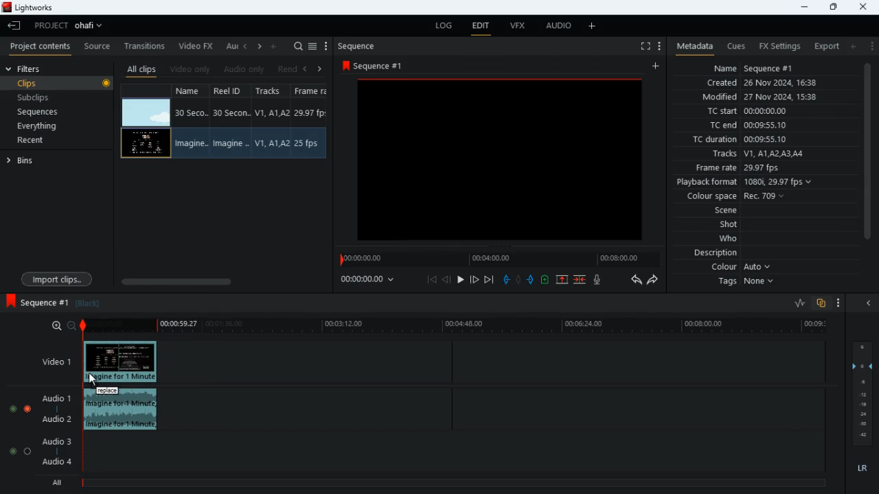 This screenshot has height=494, width=879. Describe the element at coordinates (247, 45) in the screenshot. I see `left` at that location.